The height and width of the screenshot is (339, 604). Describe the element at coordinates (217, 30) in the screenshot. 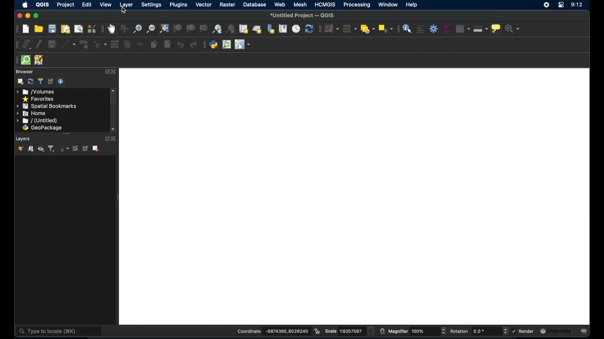

I see `zoom last` at that location.